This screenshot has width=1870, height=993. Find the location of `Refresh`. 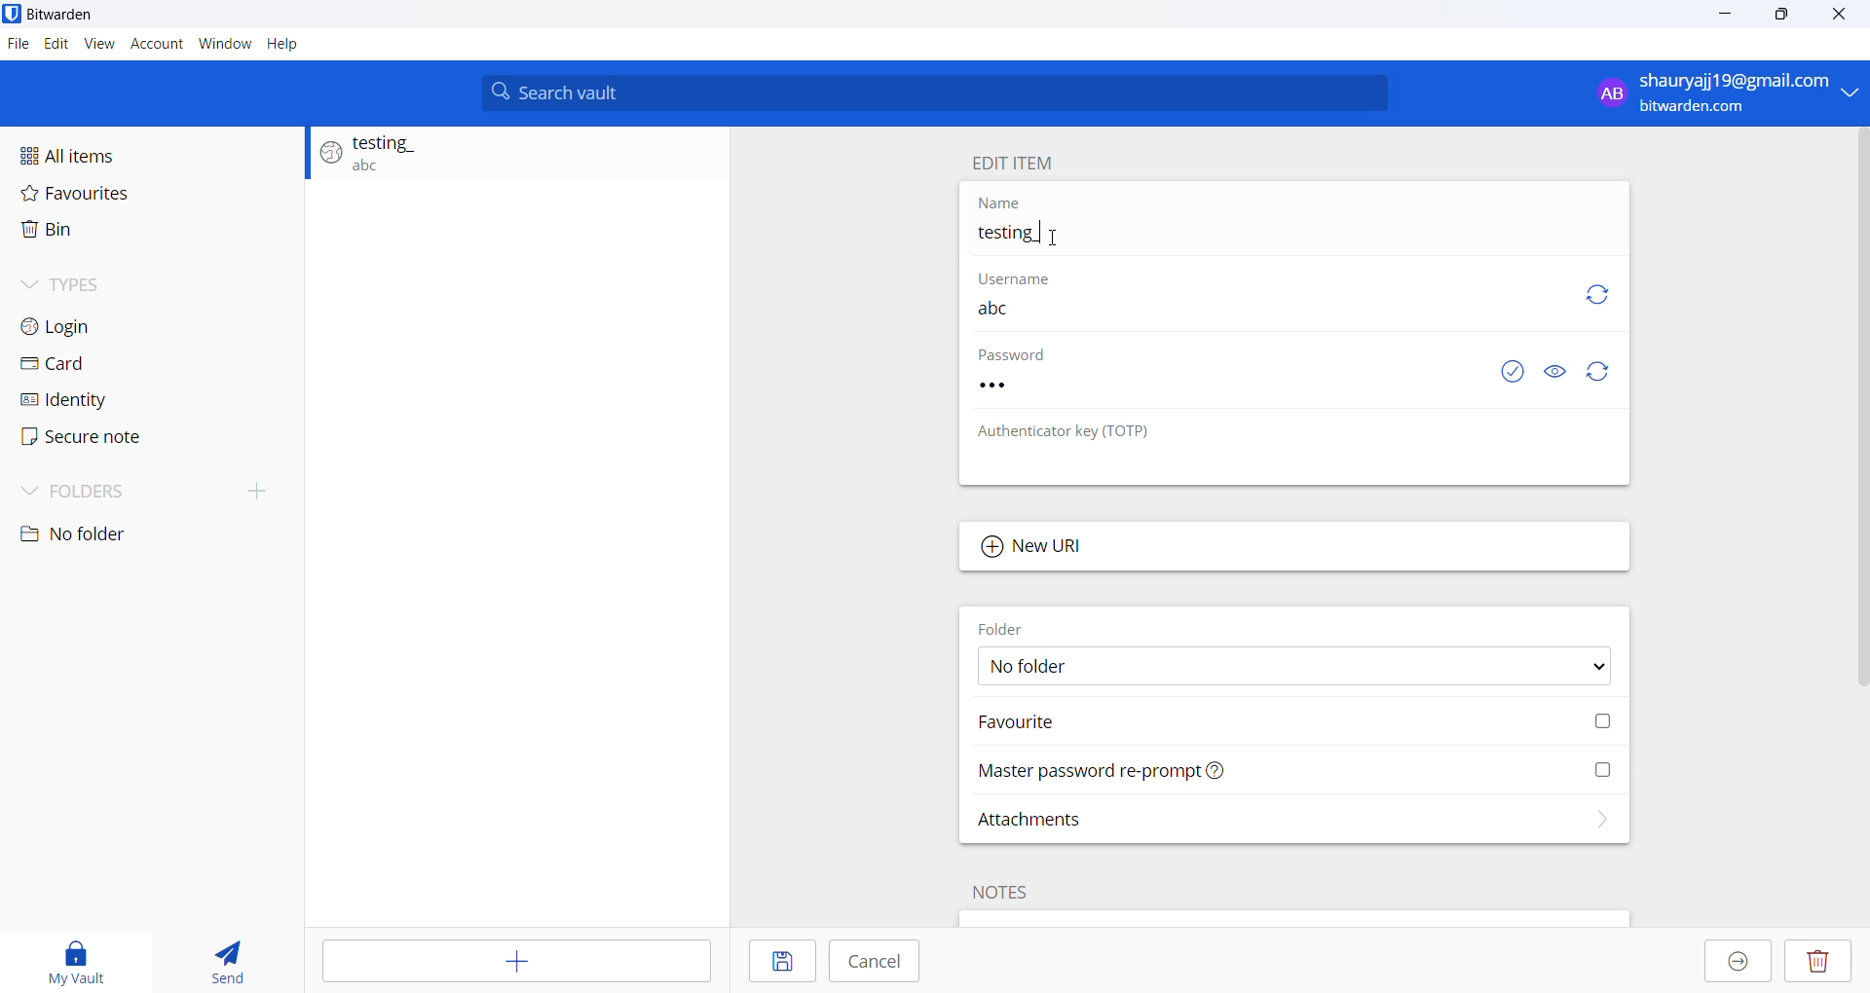

Refresh is located at coordinates (1593, 289).